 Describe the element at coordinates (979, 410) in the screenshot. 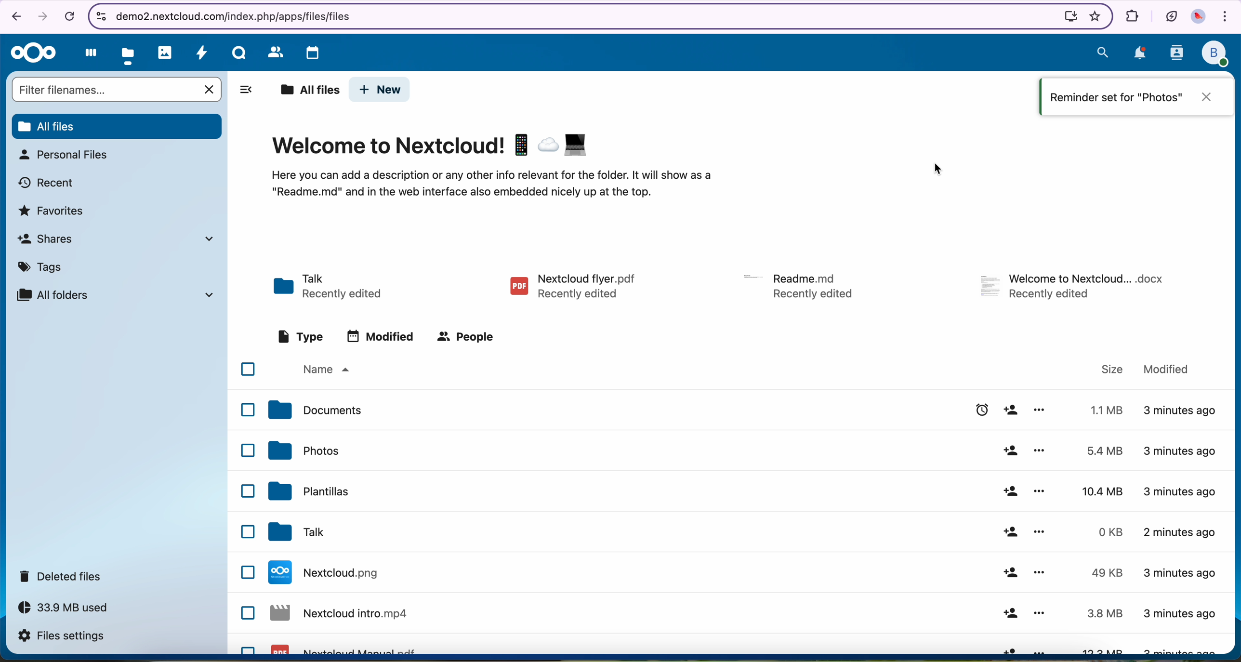

I see `enable reminder` at that location.